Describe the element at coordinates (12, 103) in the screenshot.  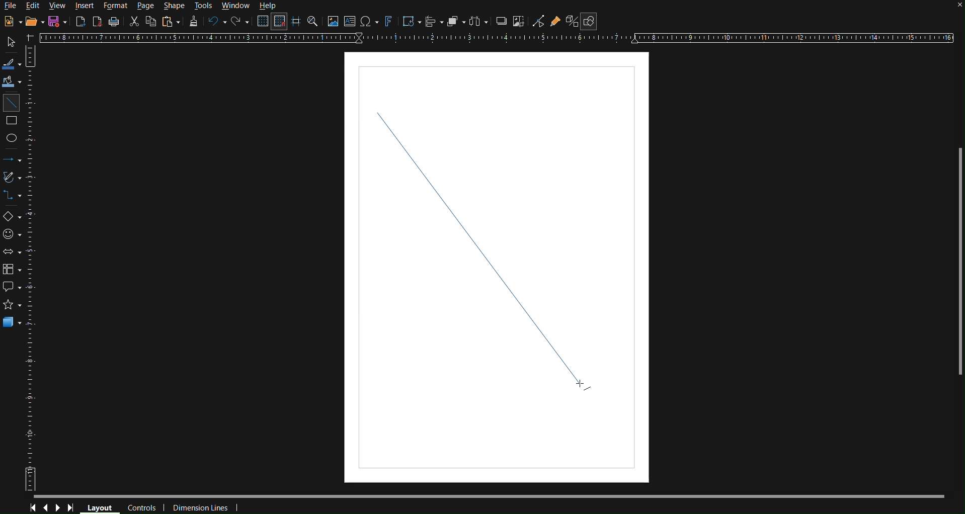
I see `Line ` at that location.